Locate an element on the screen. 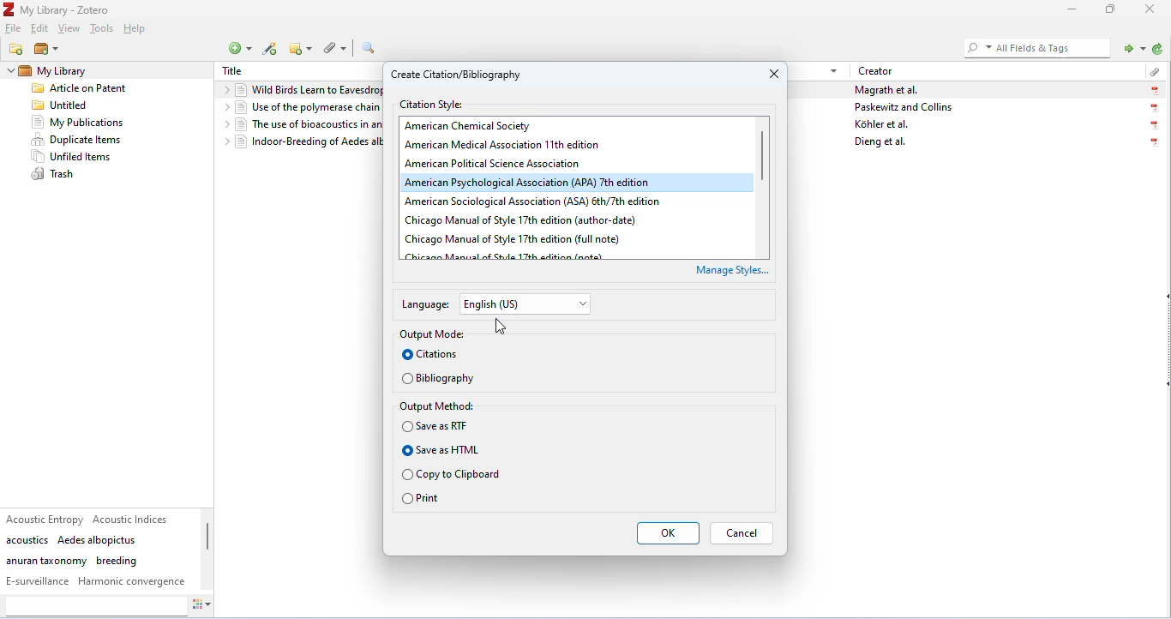  Acoustic Entropy Acoustic Indices is located at coordinates (90, 519).